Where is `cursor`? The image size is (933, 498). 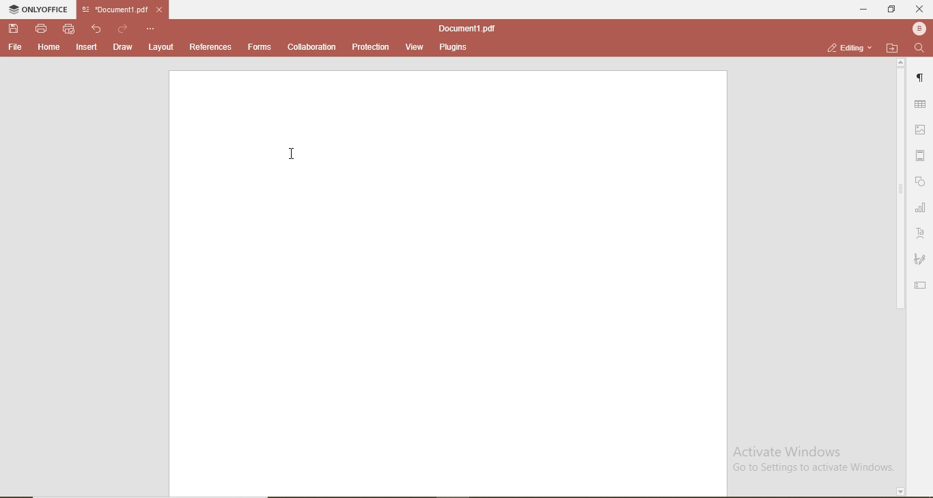 cursor is located at coordinates (294, 153).